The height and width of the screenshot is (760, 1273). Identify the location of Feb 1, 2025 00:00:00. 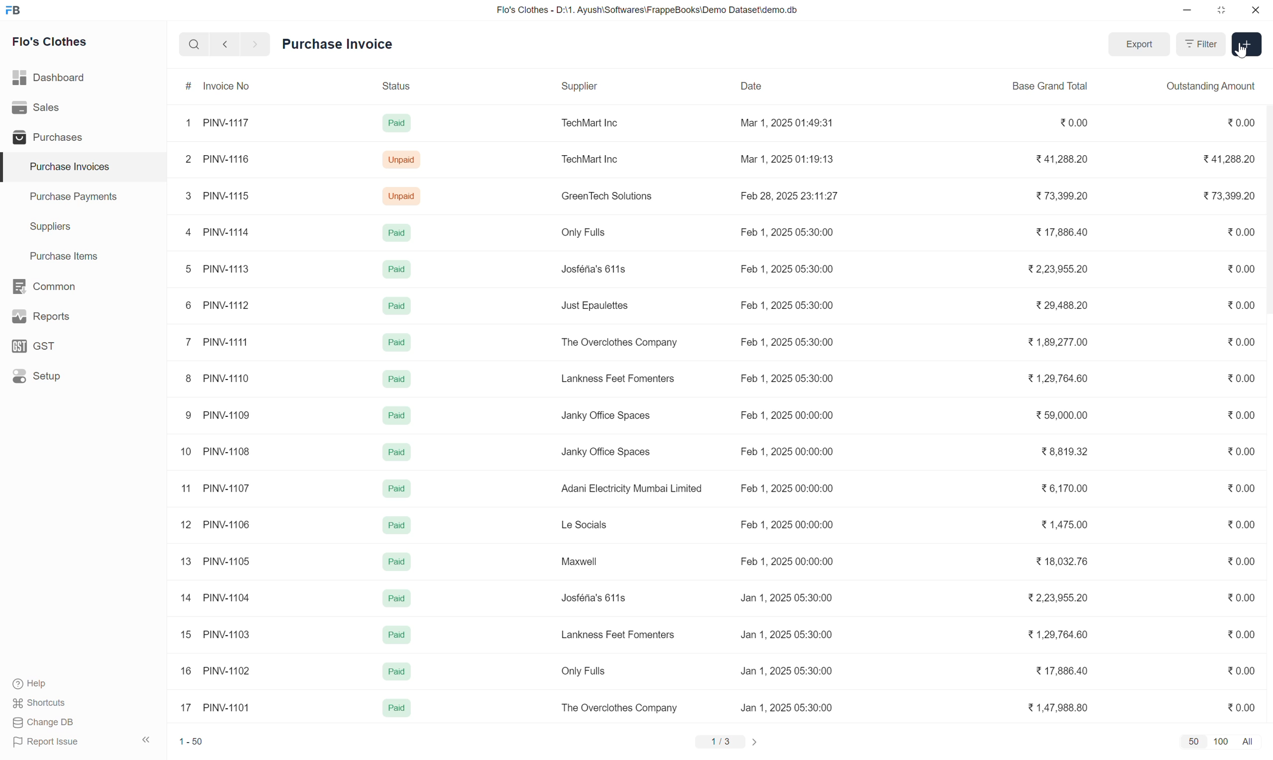
(786, 488).